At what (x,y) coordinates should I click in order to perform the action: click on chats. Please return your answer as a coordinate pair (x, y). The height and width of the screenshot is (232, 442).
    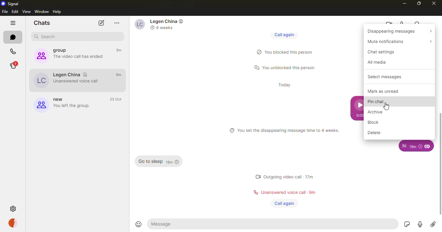
    Looking at the image, I should click on (41, 23).